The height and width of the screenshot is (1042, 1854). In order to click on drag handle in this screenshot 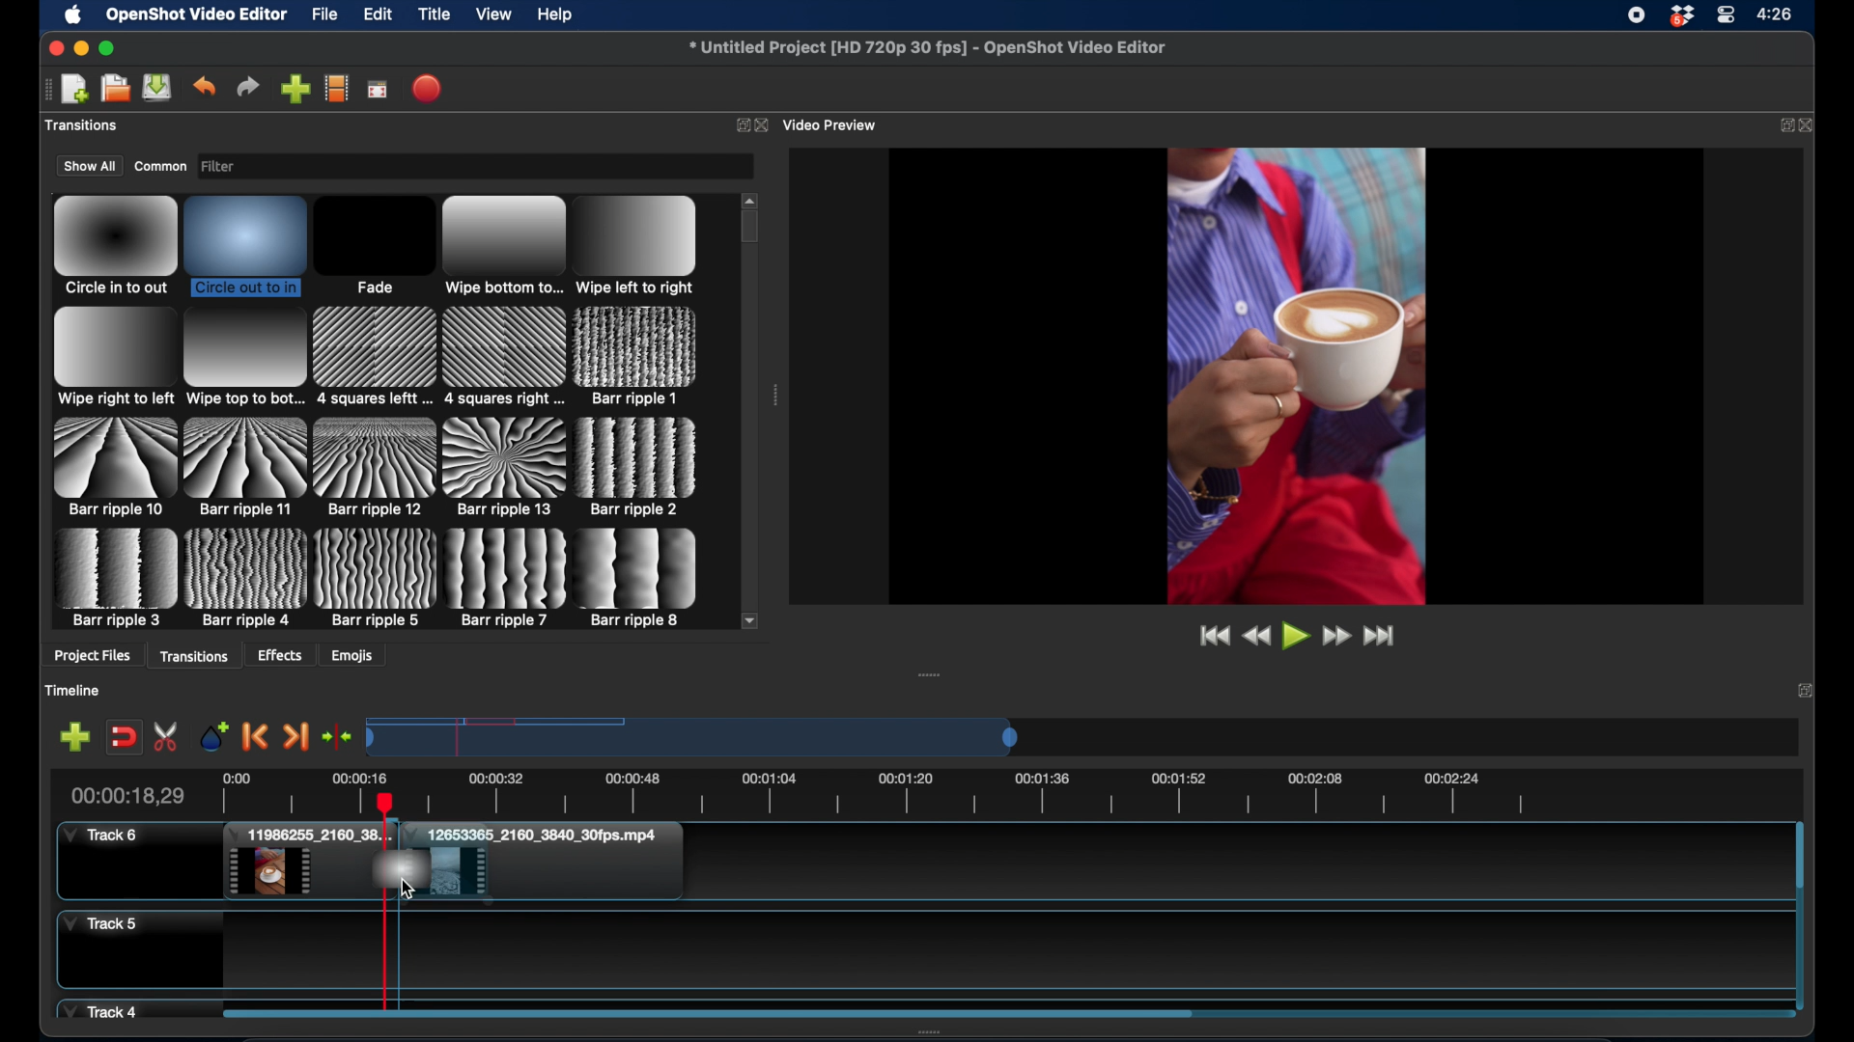, I will do `click(931, 674)`.